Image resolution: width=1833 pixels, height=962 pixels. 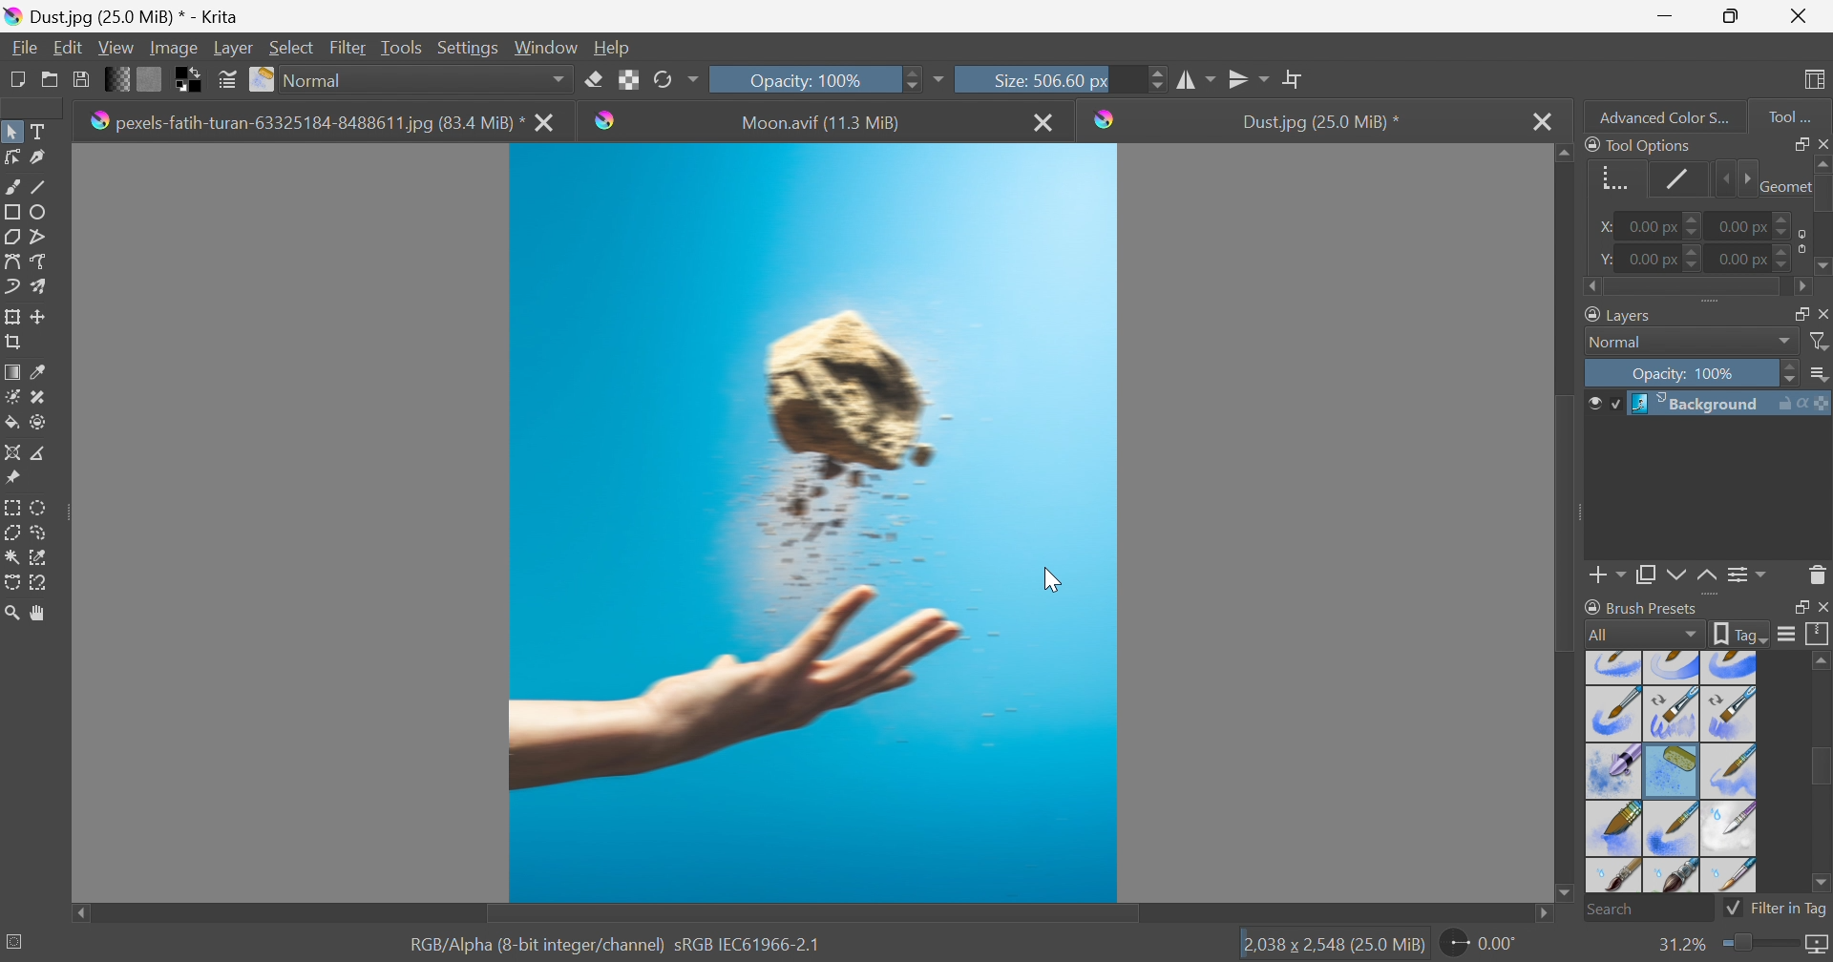 What do you see at coordinates (1654, 260) in the screenshot?
I see `0.00 px` at bounding box center [1654, 260].